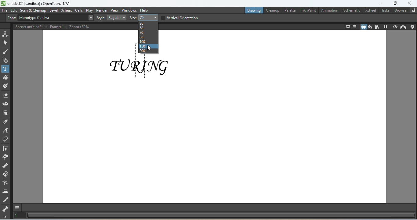  I want to click on Lock rooms tab, so click(413, 11).